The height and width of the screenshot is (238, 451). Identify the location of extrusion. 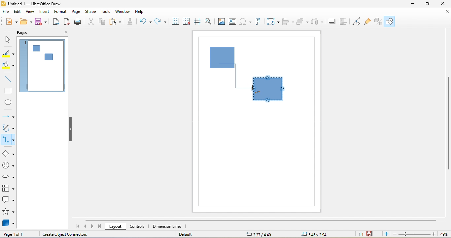
(380, 21).